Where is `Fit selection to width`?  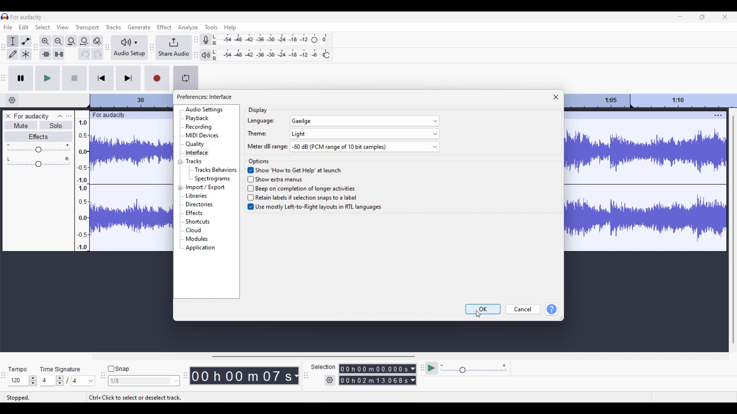
Fit selection to width is located at coordinates (71, 41).